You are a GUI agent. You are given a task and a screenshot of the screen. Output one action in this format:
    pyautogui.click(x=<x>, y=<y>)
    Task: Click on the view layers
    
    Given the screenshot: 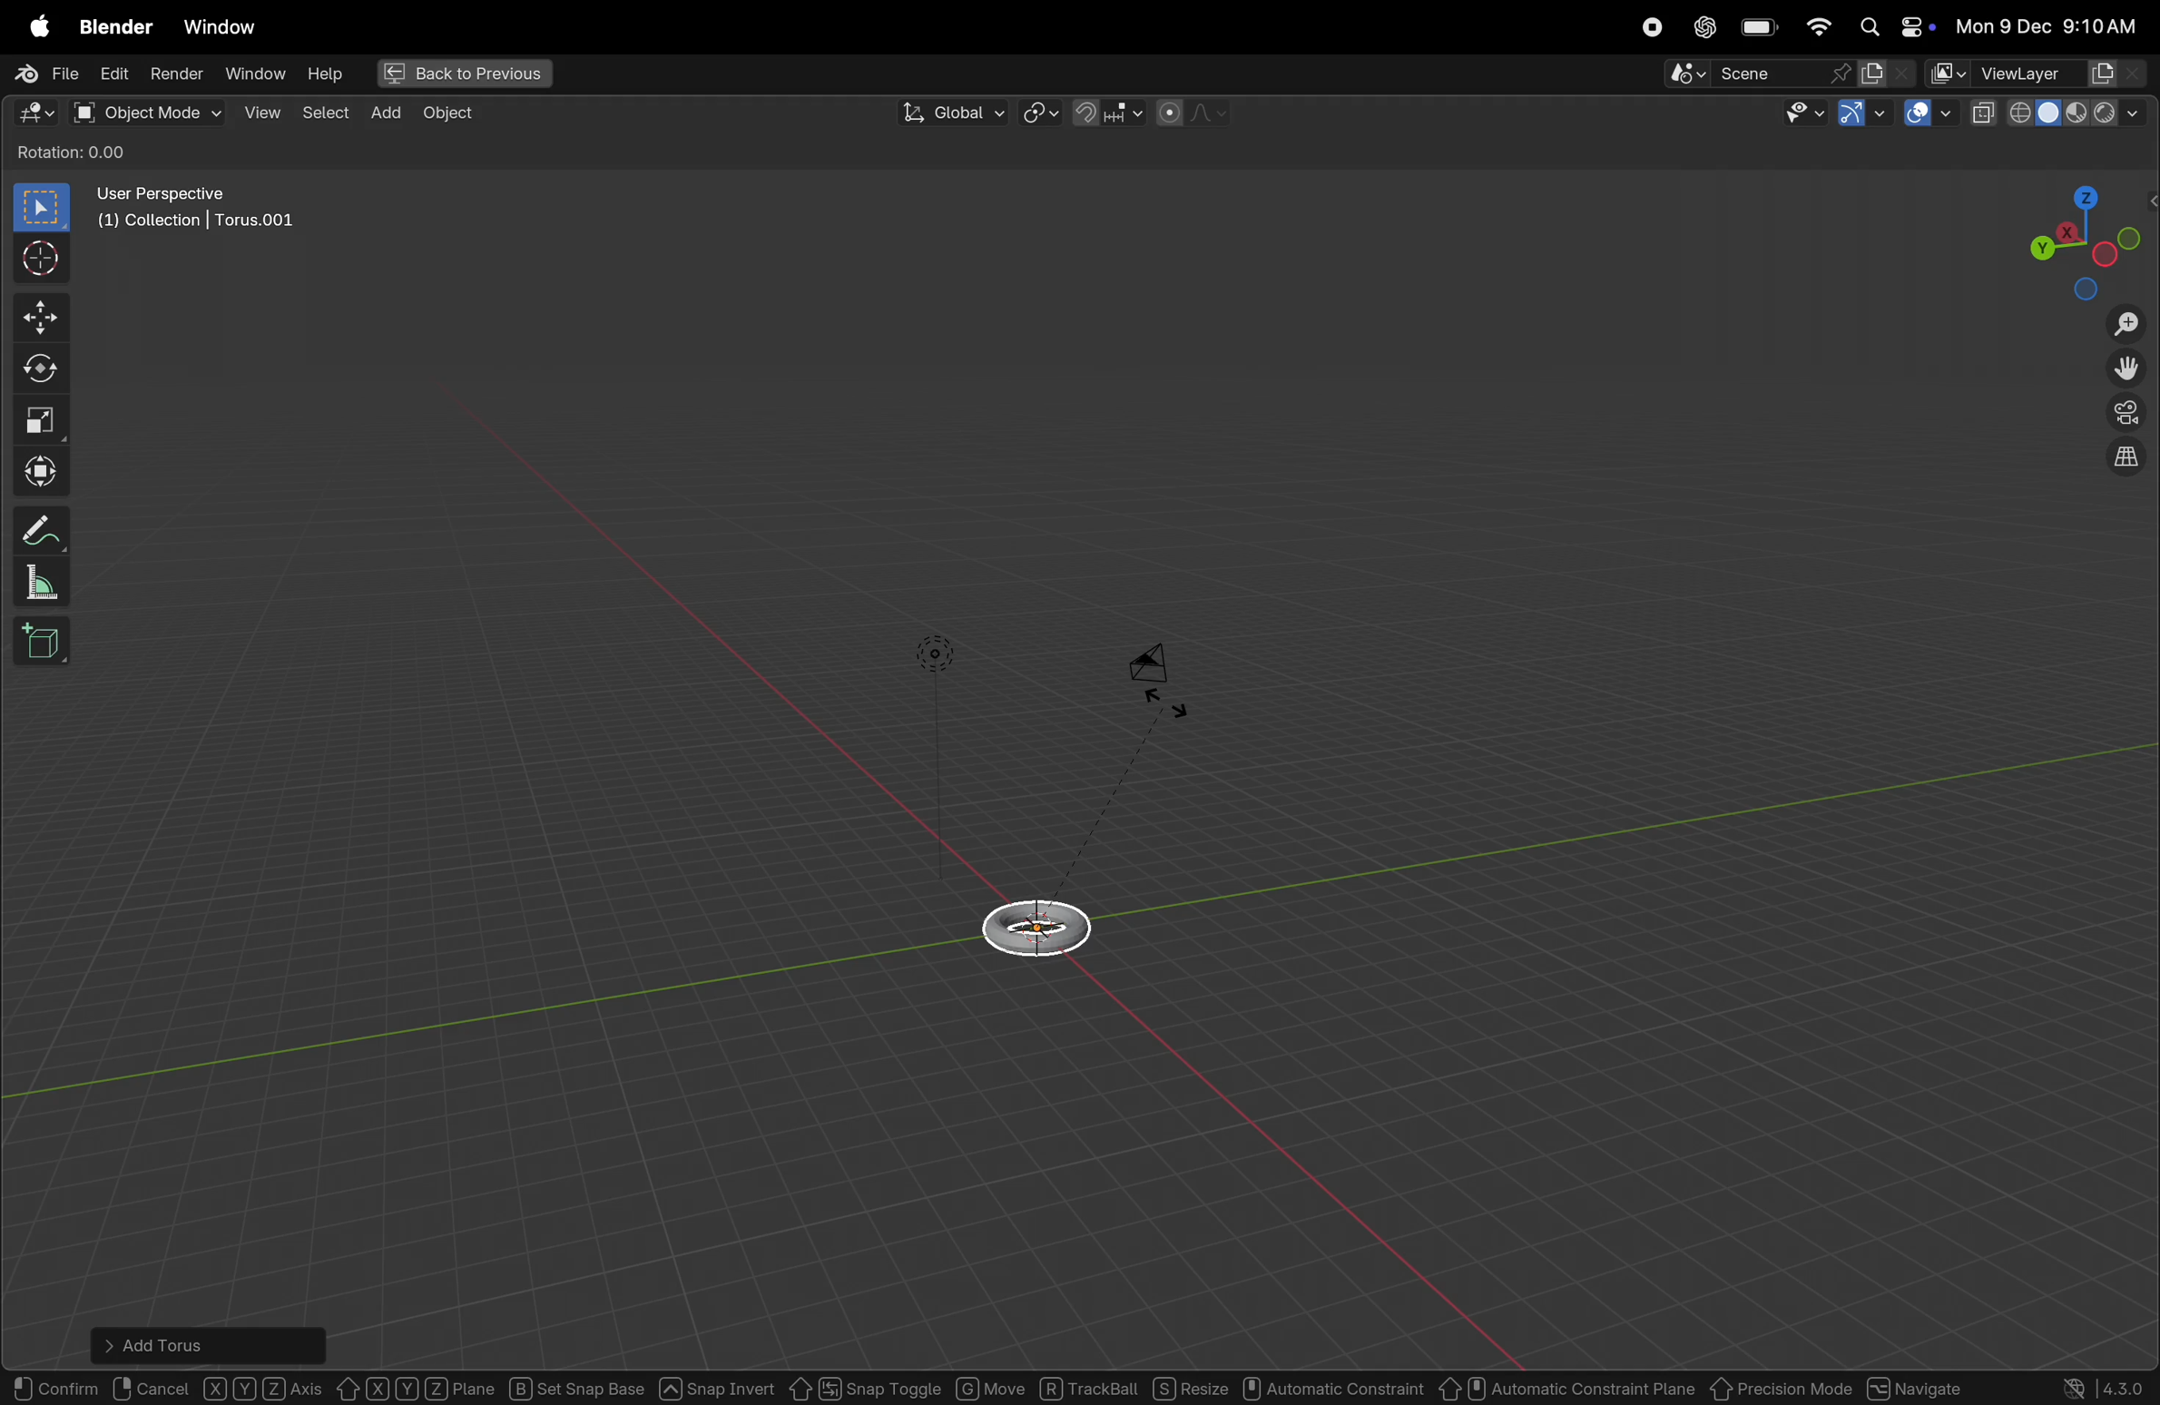 What is the action you would take?
    pyautogui.click(x=2062, y=74)
    